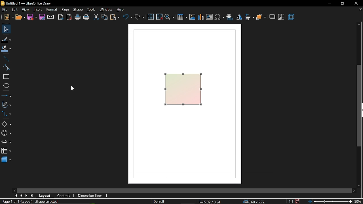 The height and width of the screenshot is (204, 363). Describe the element at coordinates (28, 3) in the screenshot. I see `Untitled 1 - LibreOffice Draw` at that location.